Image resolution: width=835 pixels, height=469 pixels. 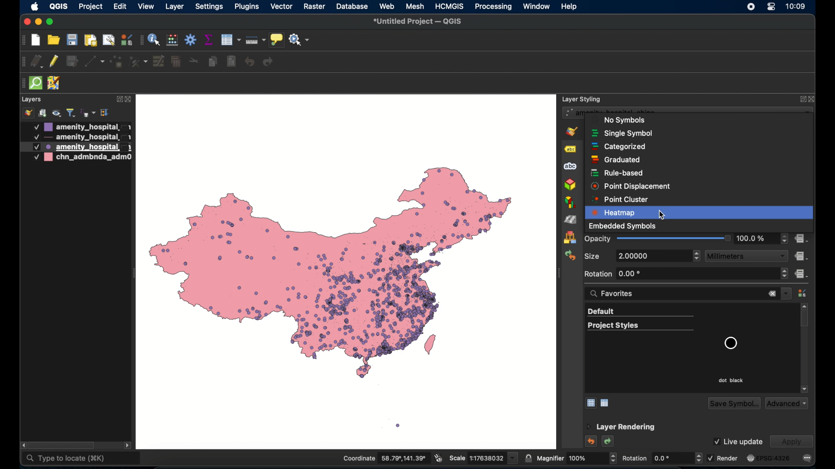 What do you see at coordinates (750, 7) in the screenshot?
I see `screen recorder` at bounding box center [750, 7].